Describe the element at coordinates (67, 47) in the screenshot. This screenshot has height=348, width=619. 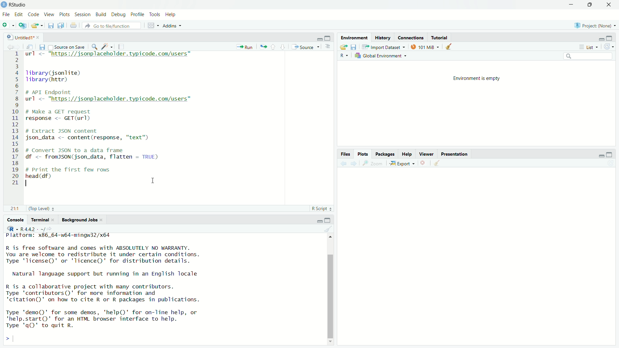
I see `Source on Save` at that location.